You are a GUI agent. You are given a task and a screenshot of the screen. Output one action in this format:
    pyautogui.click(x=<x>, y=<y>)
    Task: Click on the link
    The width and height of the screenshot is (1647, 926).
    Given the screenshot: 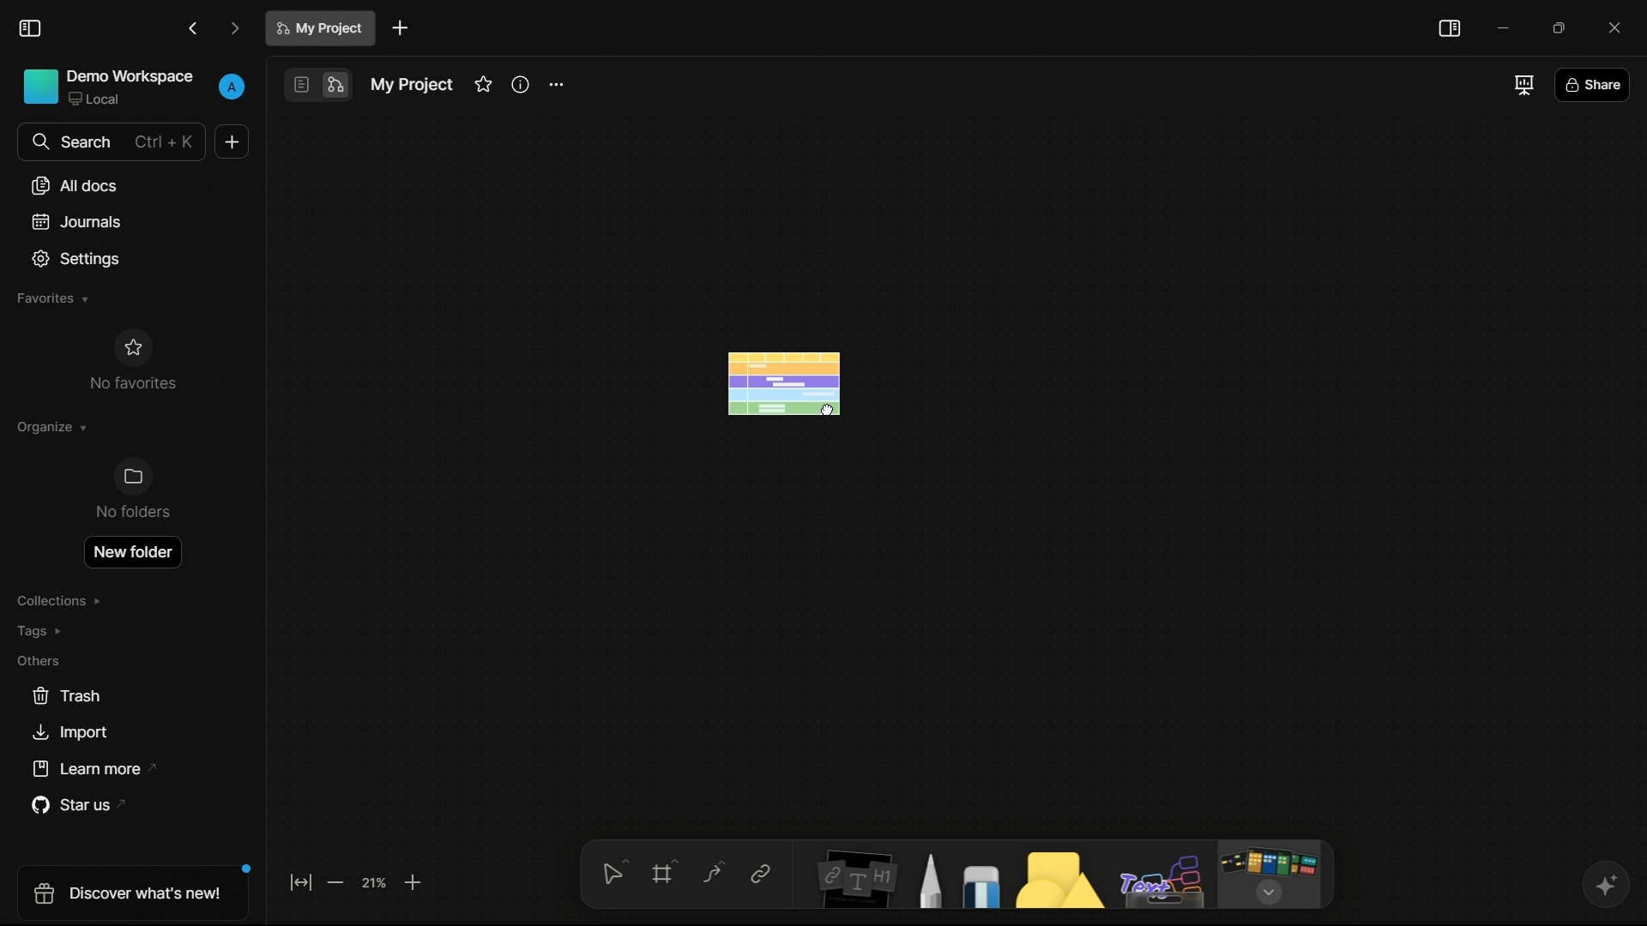 What is the action you would take?
    pyautogui.click(x=760, y=875)
    